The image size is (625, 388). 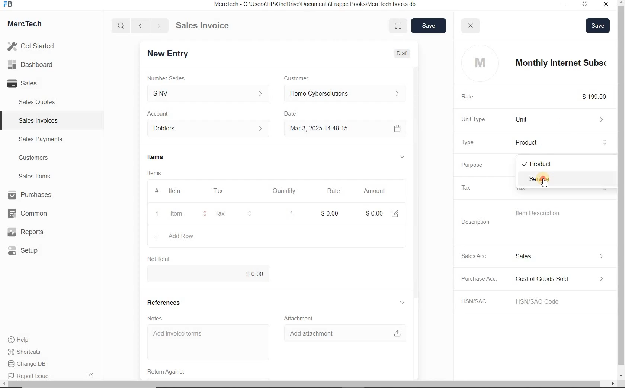 I want to click on Minimize, so click(x=564, y=5).